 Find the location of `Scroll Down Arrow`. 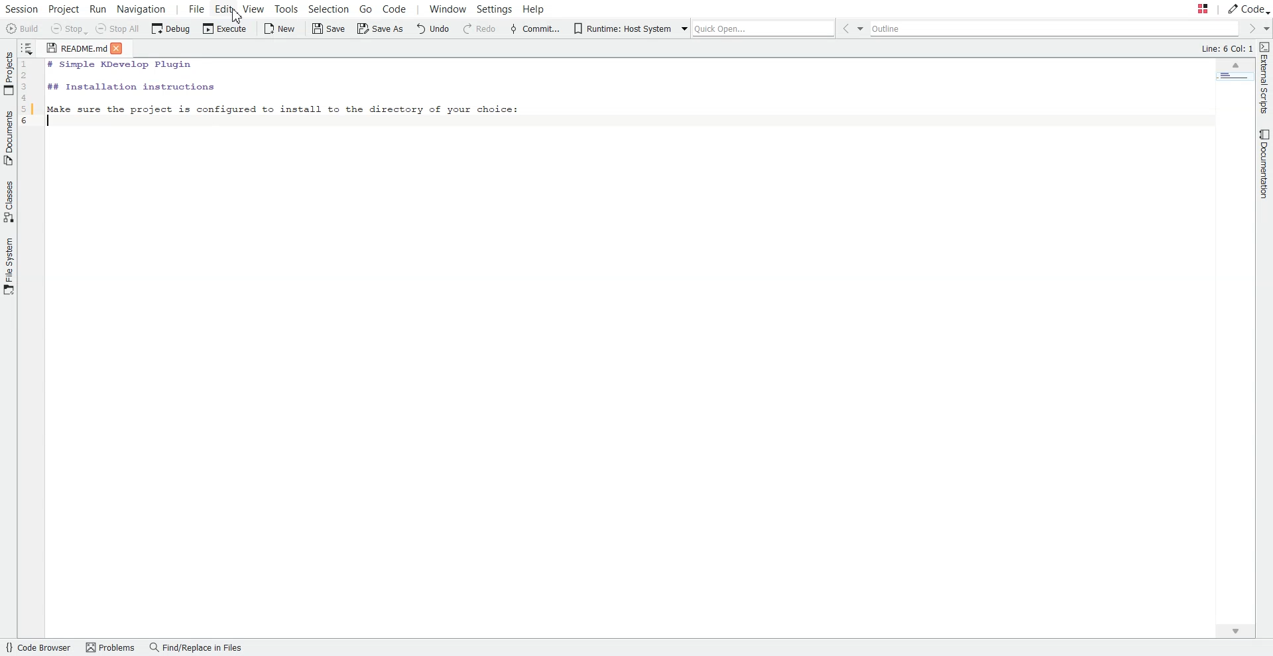

Scroll Down Arrow is located at coordinates (1241, 633).